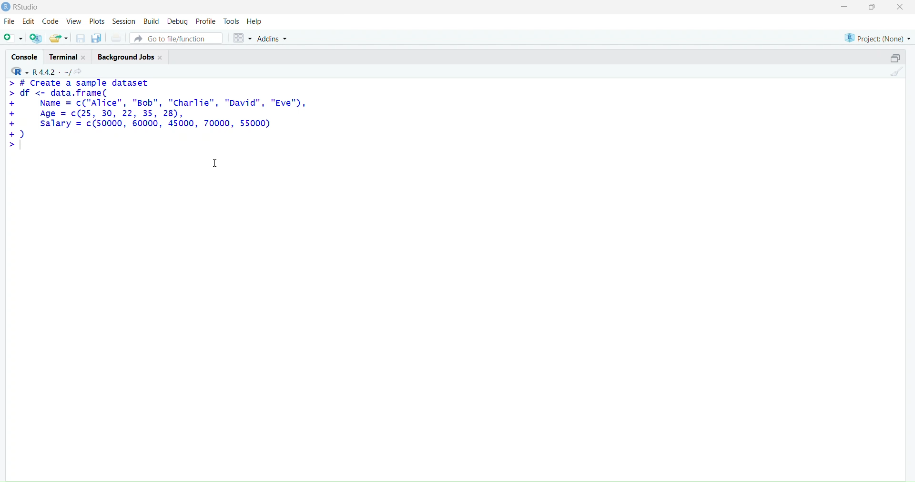 The image size is (915, 482). I want to click on file, so click(10, 22).